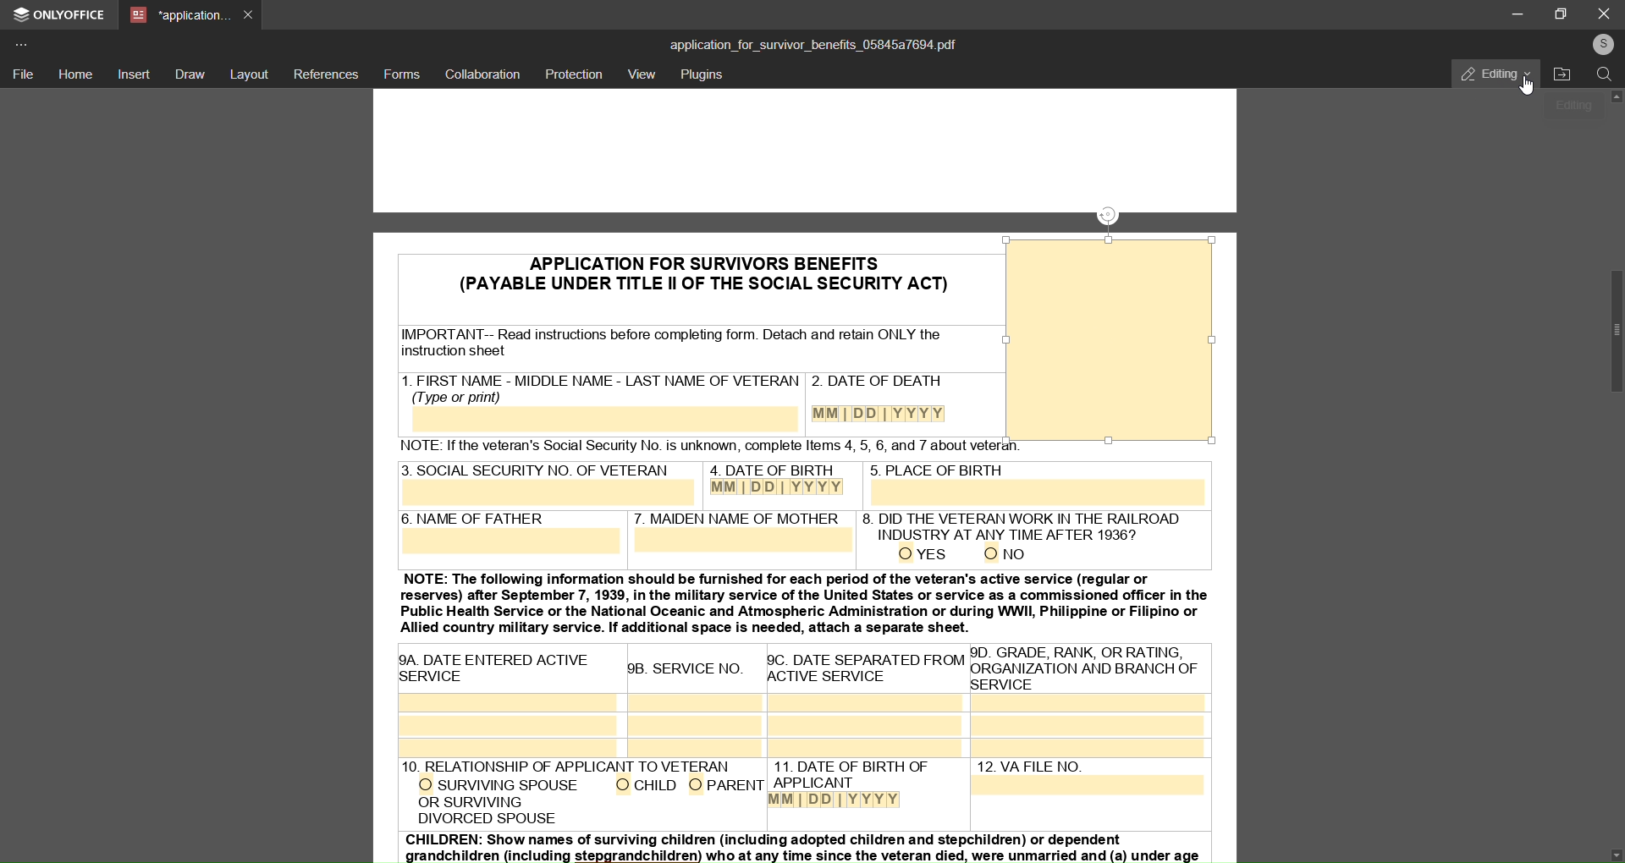  Describe the element at coordinates (1601, 44) in the screenshot. I see `user` at that location.